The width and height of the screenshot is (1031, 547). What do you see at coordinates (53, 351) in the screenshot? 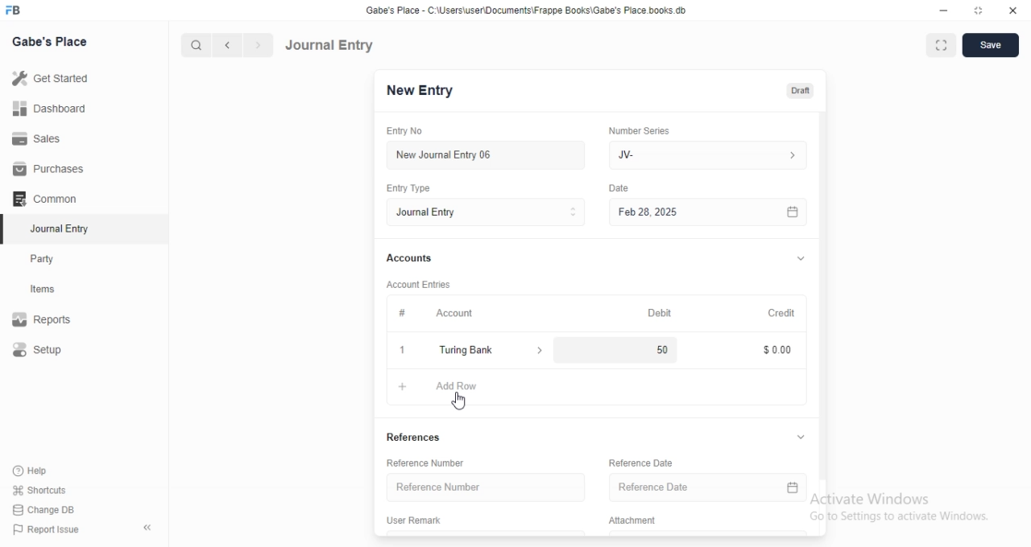
I see `Setup` at bounding box center [53, 351].